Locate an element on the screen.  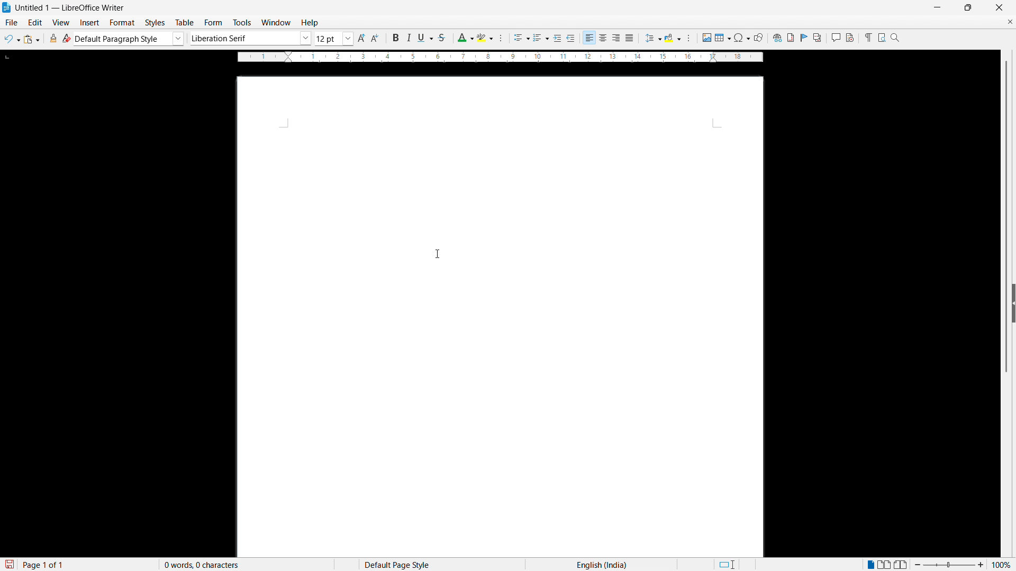
Edit  is located at coordinates (35, 22).